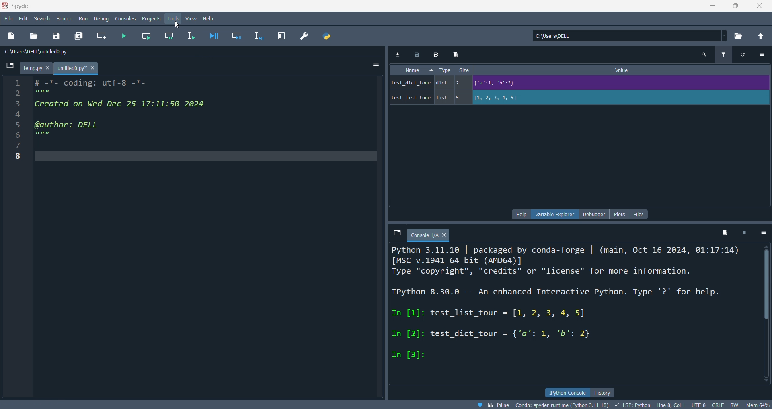 The height and width of the screenshot is (409, 772). I want to click on run lin, so click(192, 36).